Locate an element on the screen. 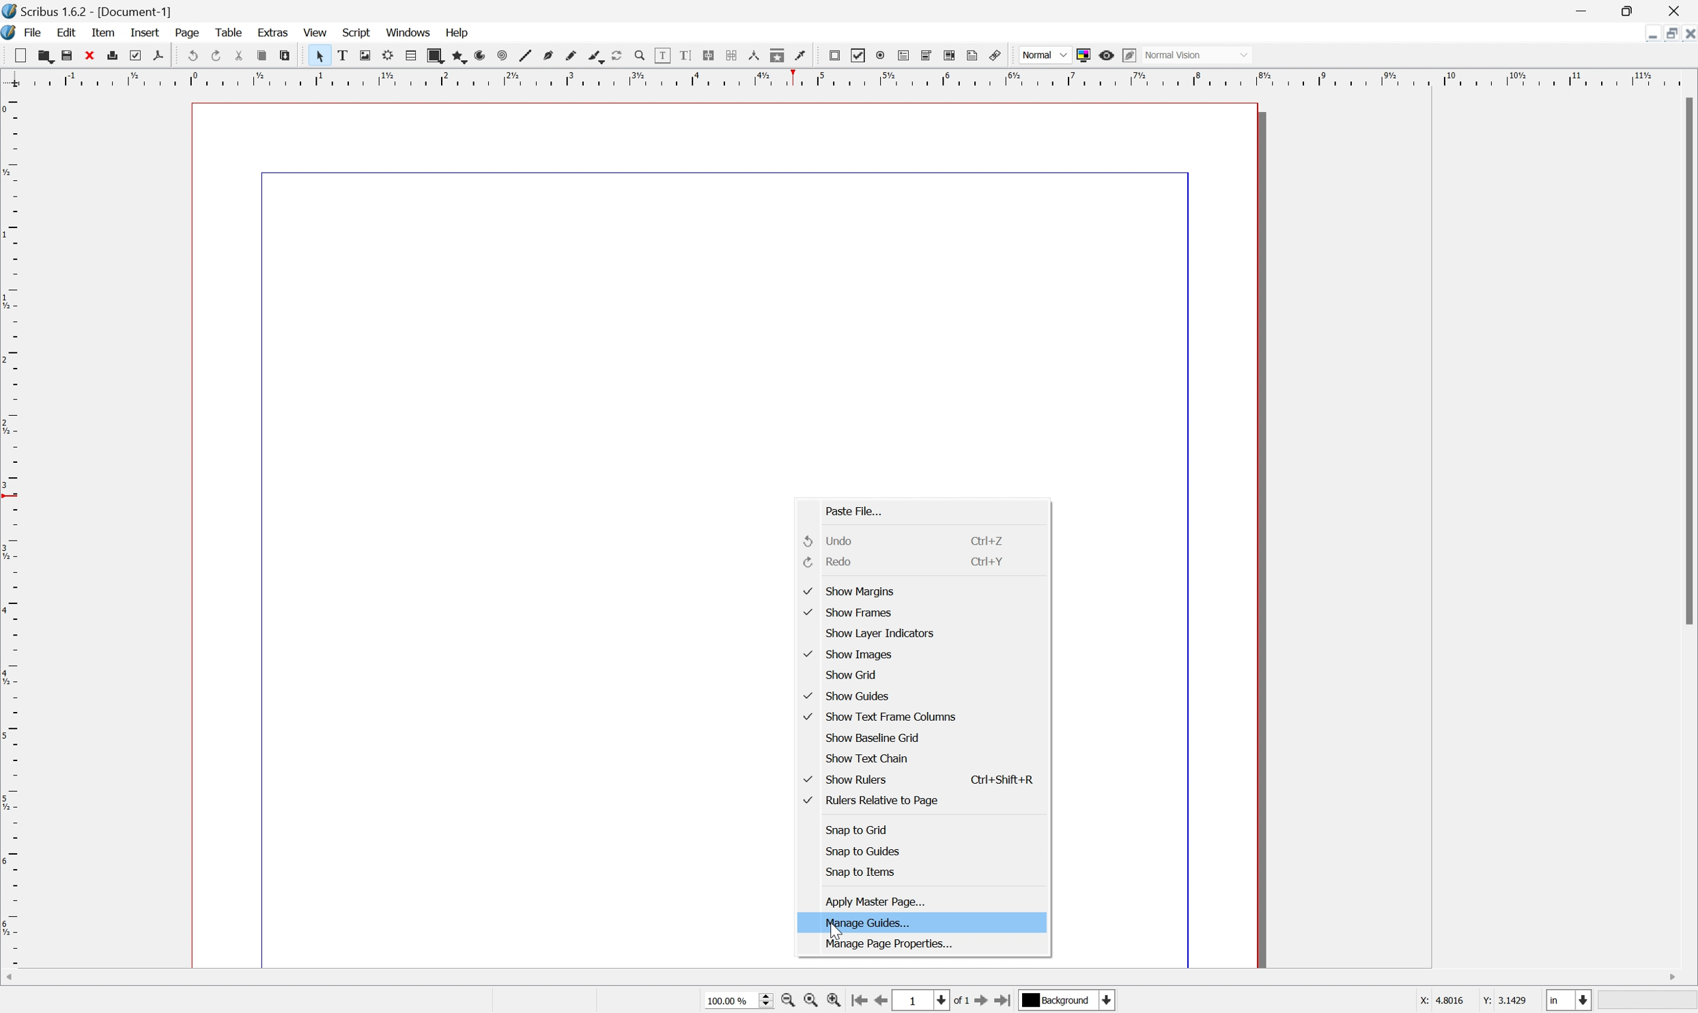 The height and width of the screenshot is (1013, 1698). ruler is located at coordinates (849, 78).